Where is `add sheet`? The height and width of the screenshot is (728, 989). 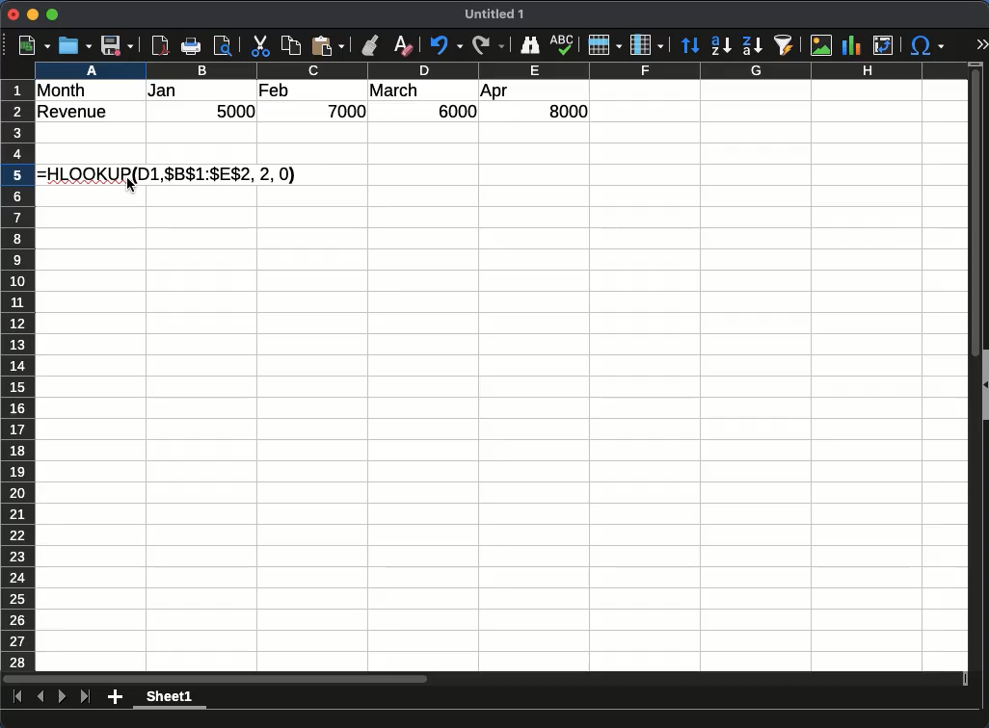
add sheet is located at coordinates (115, 697).